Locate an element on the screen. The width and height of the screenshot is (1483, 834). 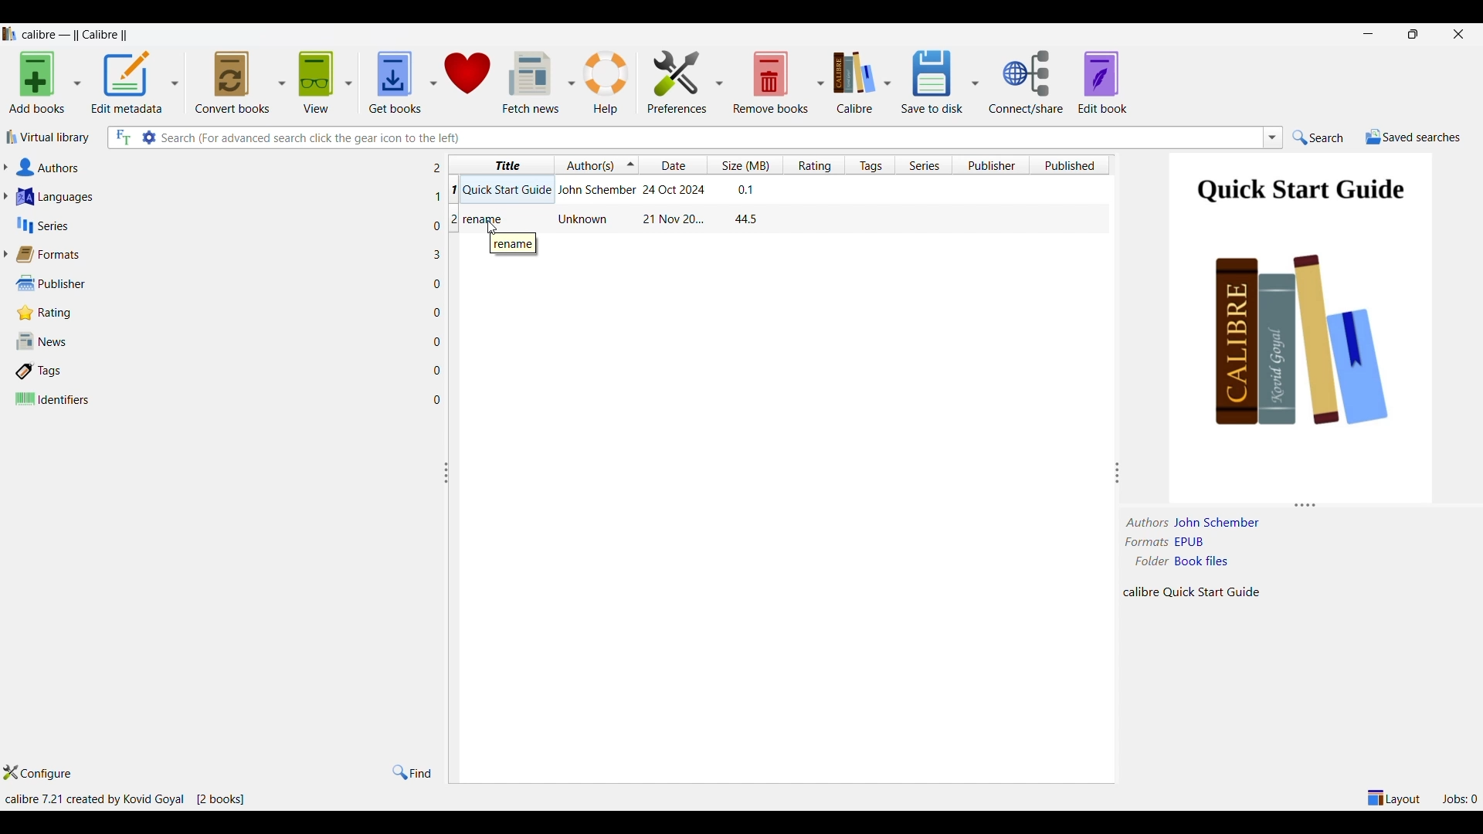
Number of files w.r.t. each column is located at coordinates (437, 287).